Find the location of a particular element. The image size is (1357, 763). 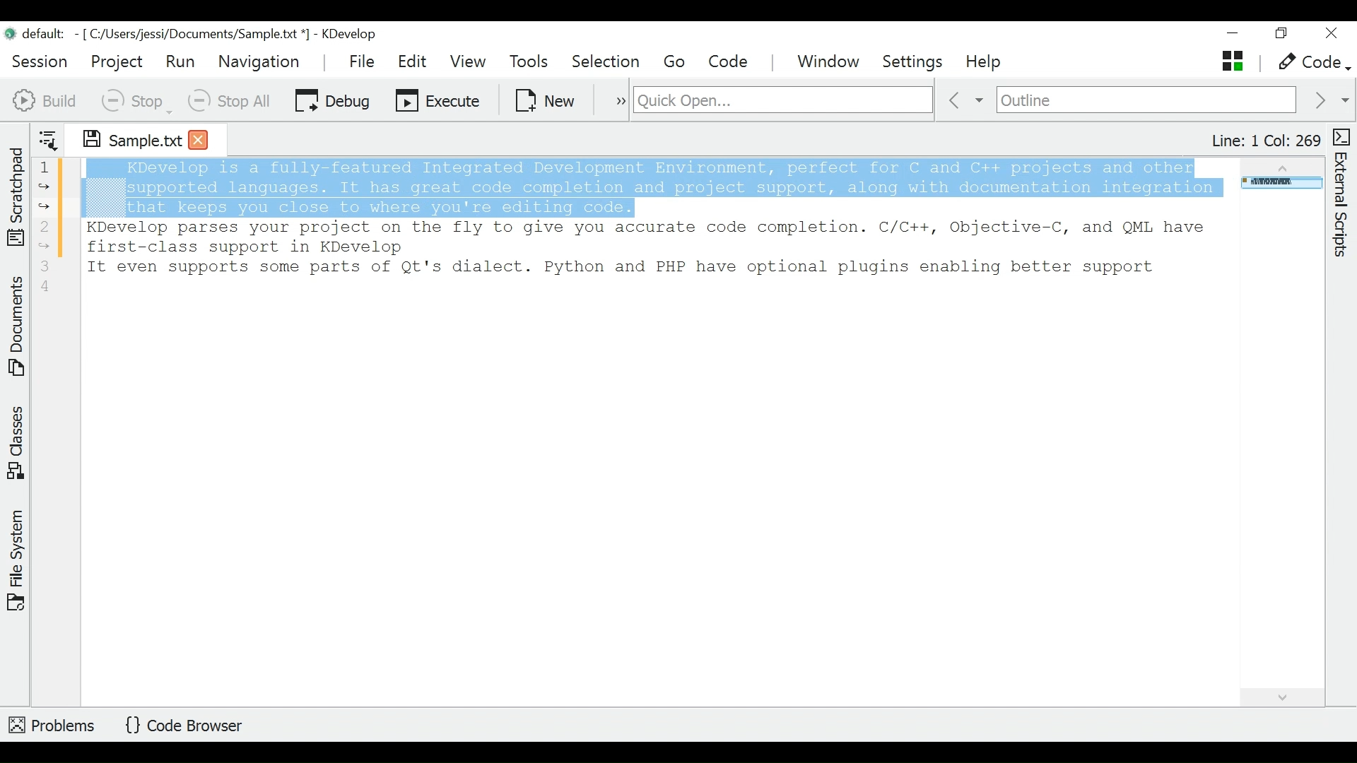

more options is located at coordinates (613, 99).